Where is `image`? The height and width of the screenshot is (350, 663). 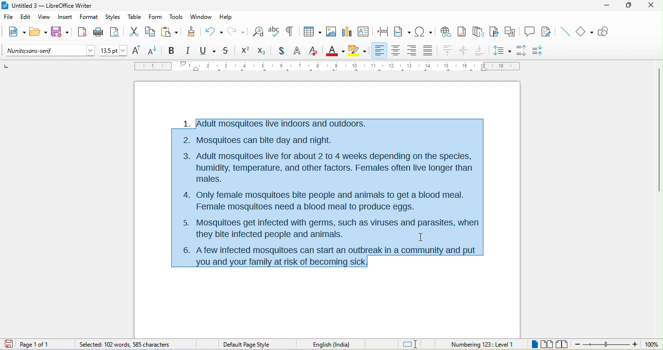 image is located at coordinates (331, 32).